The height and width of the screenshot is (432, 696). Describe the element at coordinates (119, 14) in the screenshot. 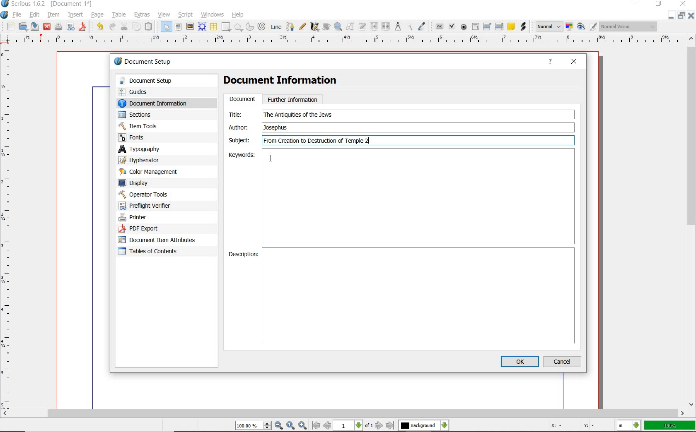

I see `table` at that location.